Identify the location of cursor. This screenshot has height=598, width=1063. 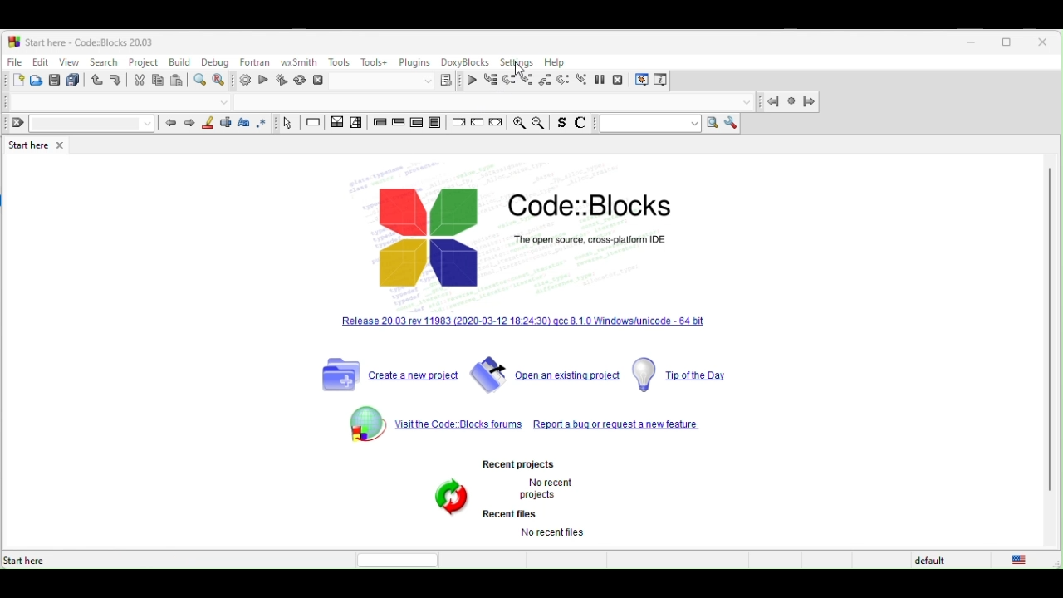
(524, 69).